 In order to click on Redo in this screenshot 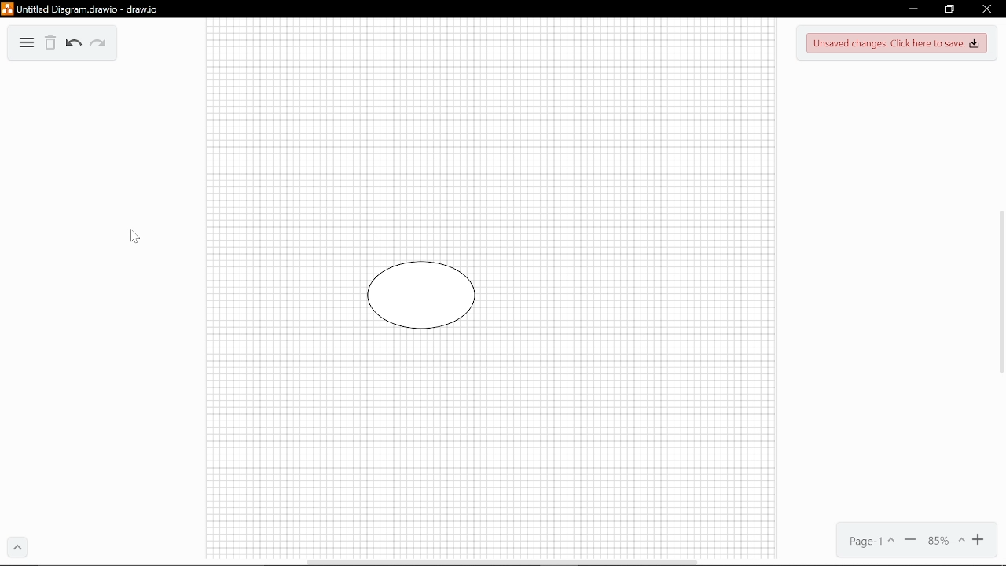, I will do `click(97, 45)`.